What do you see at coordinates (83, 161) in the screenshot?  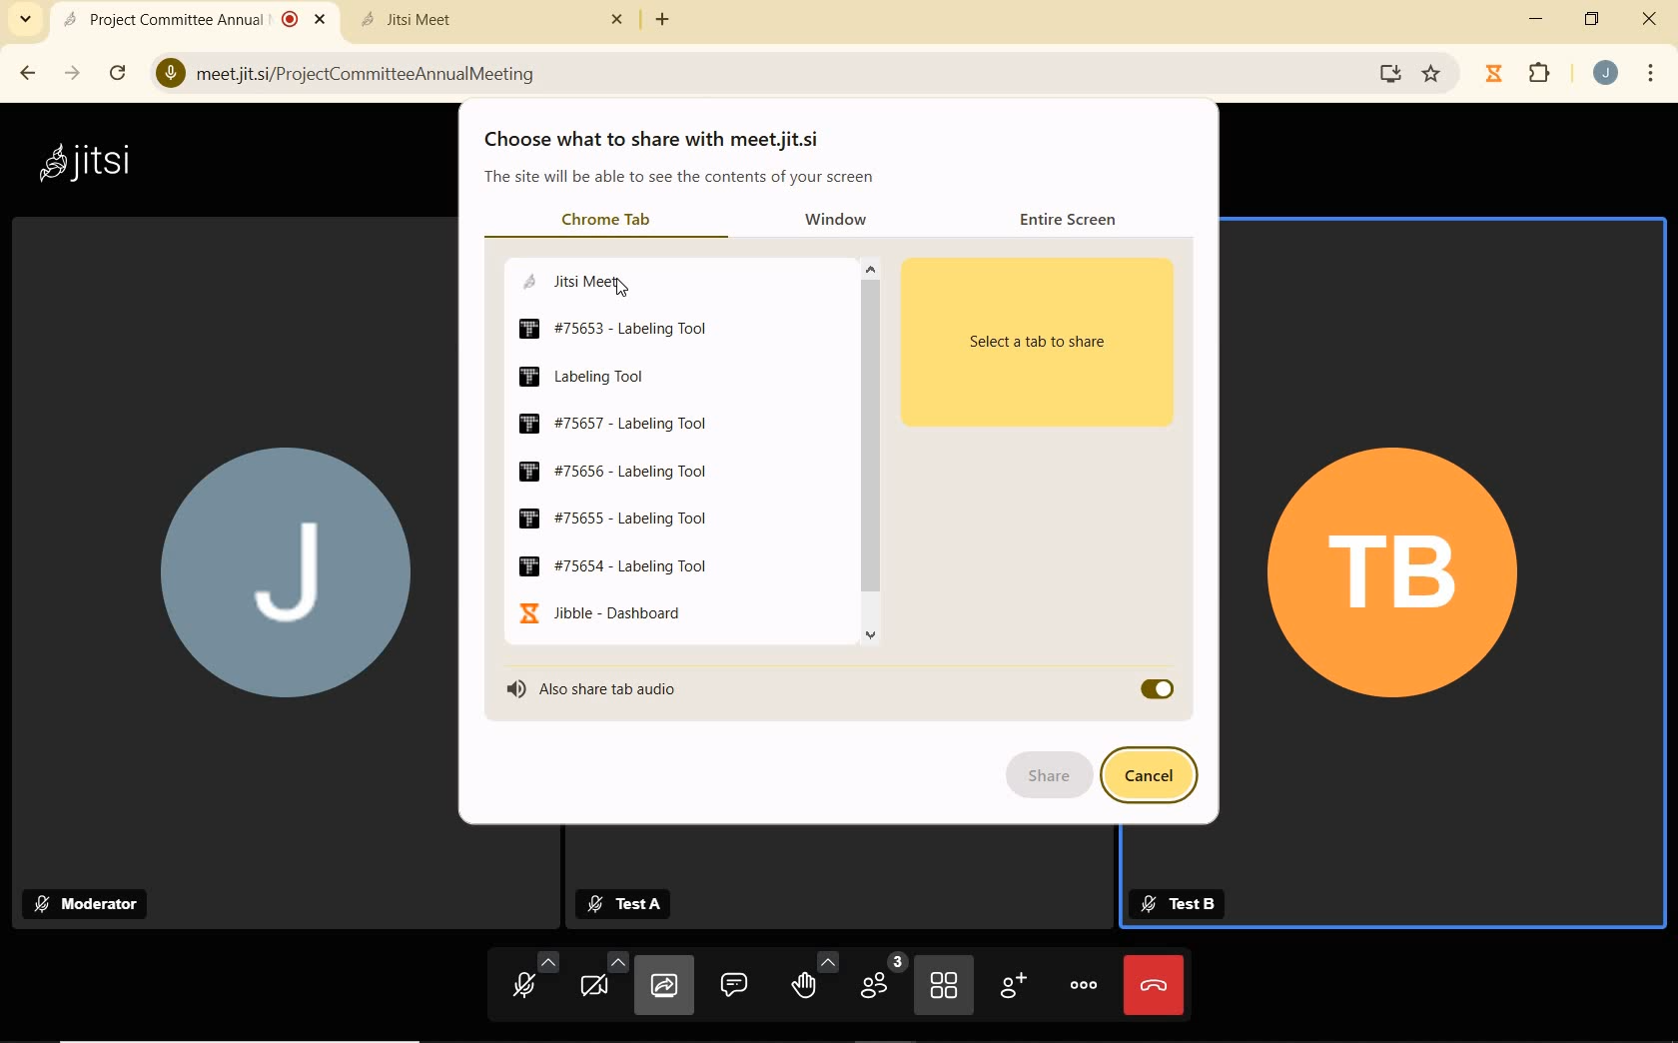 I see `jitsi` at bounding box center [83, 161].